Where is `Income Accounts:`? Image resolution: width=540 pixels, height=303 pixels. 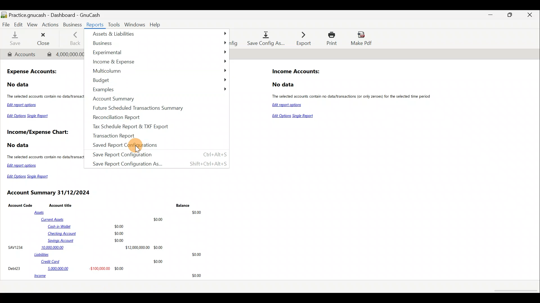
Income Accounts: is located at coordinates (296, 72).